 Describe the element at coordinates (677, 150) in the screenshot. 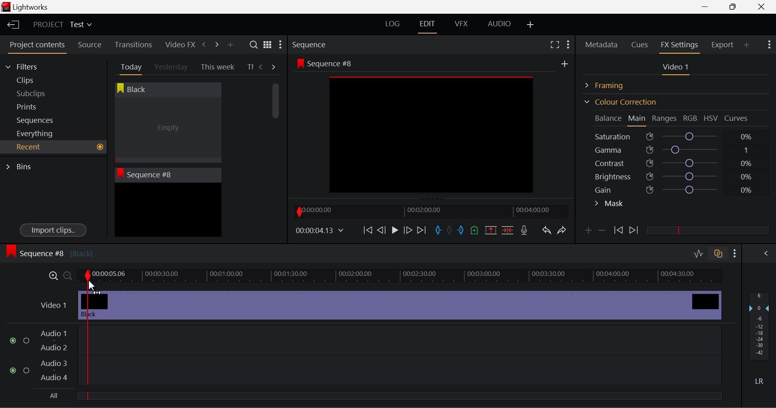

I see `Gamma` at that location.